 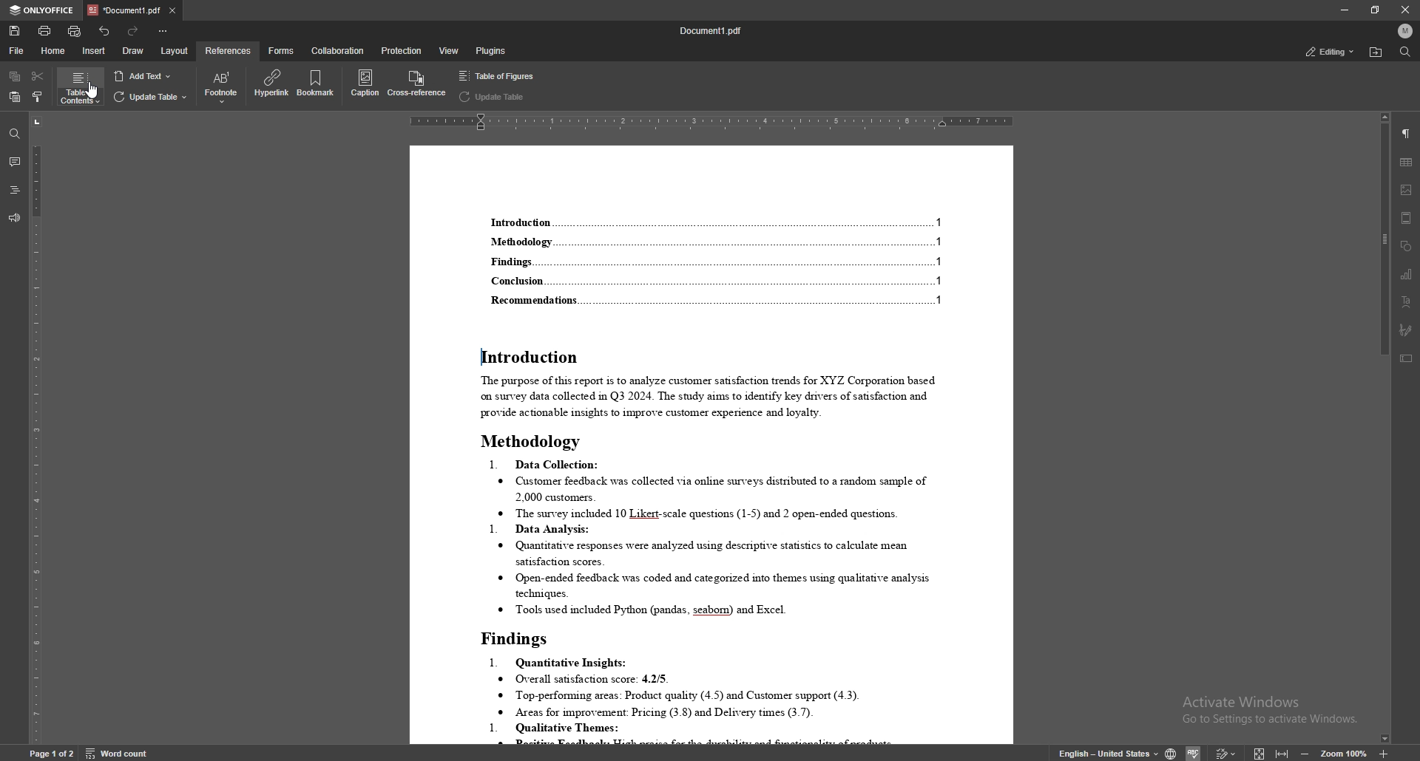 I want to click on zoom, so click(x=1349, y=752).